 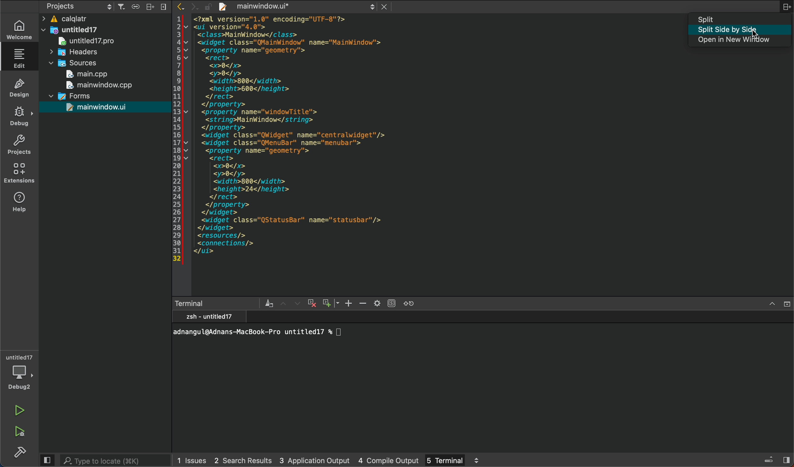 What do you see at coordinates (177, 139) in the screenshot?
I see `line number` at bounding box center [177, 139].